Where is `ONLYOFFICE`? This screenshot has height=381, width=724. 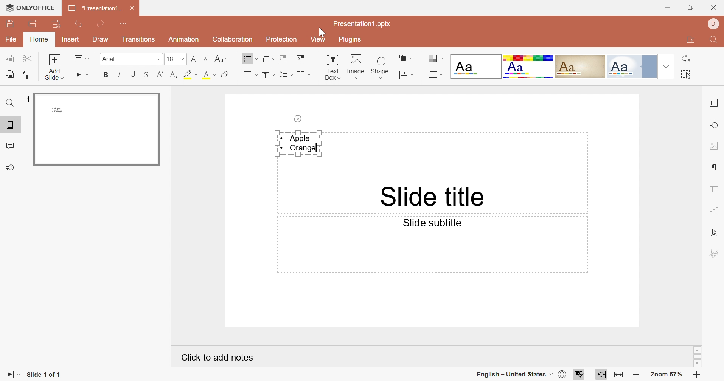 ONLYOFFICE is located at coordinates (36, 8).